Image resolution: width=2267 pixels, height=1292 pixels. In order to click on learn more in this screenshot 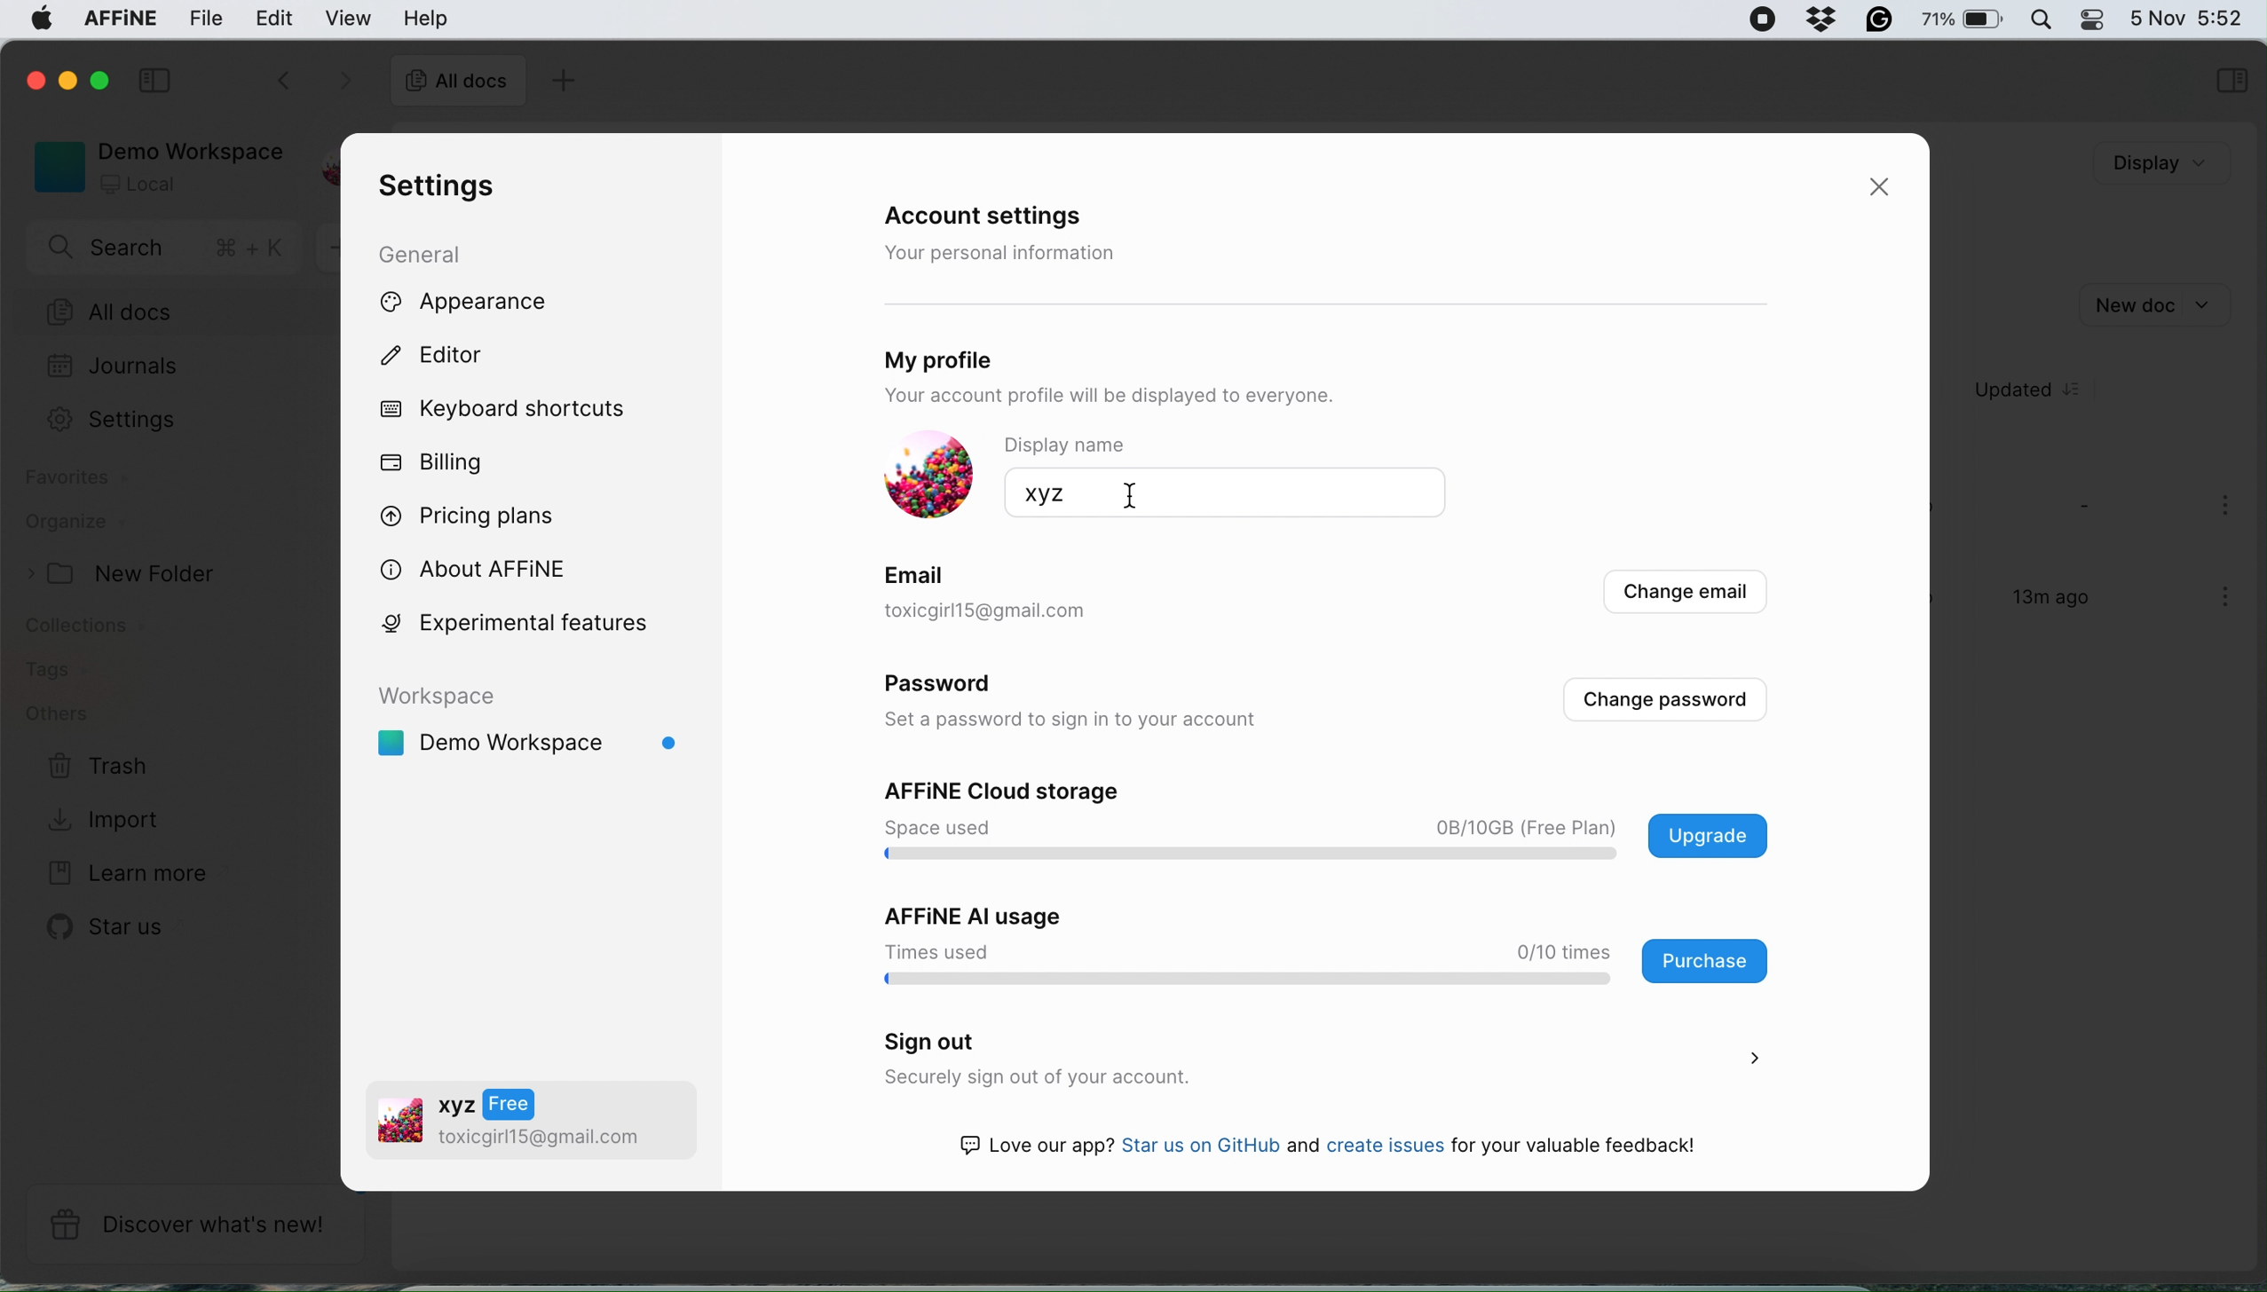, I will do `click(122, 874)`.